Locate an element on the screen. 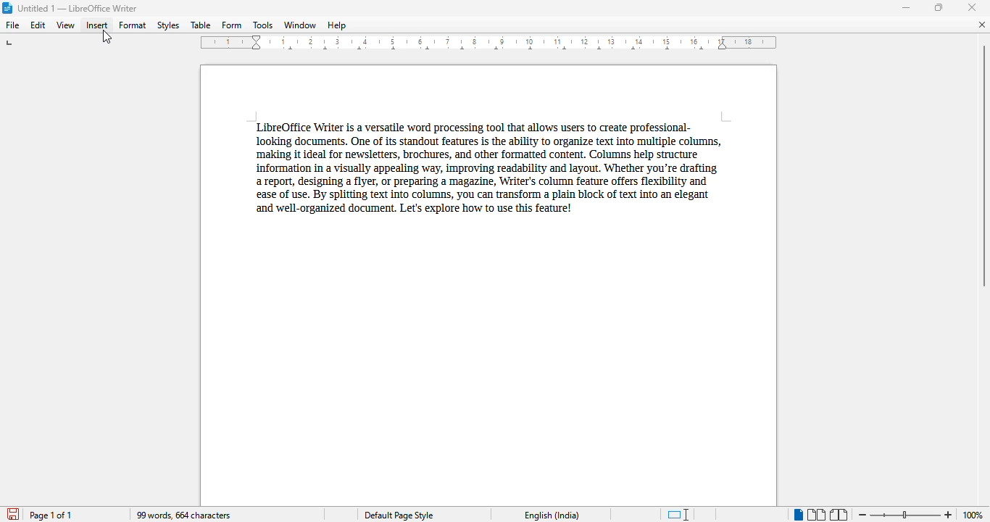  format is located at coordinates (133, 25).